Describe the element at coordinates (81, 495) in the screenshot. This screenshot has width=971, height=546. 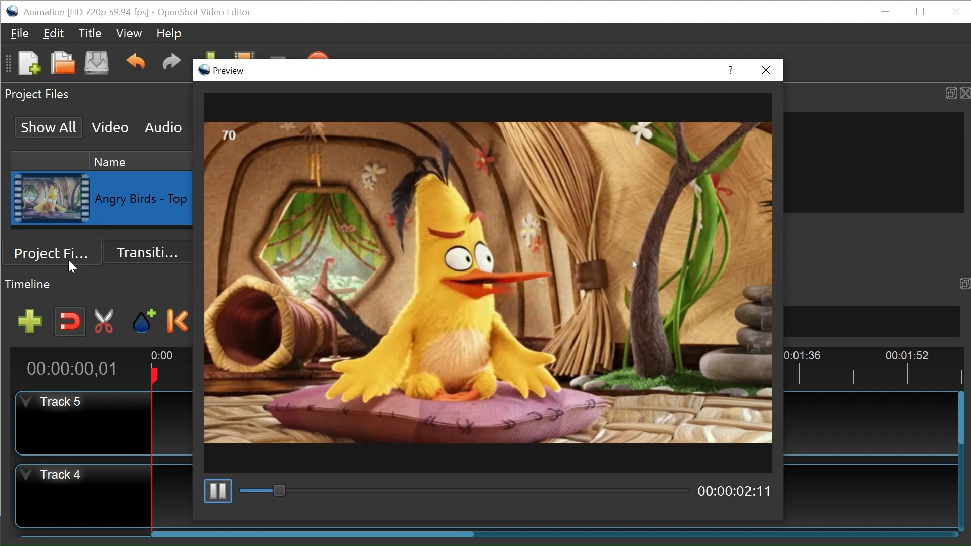
I see `Track Header` at that location.